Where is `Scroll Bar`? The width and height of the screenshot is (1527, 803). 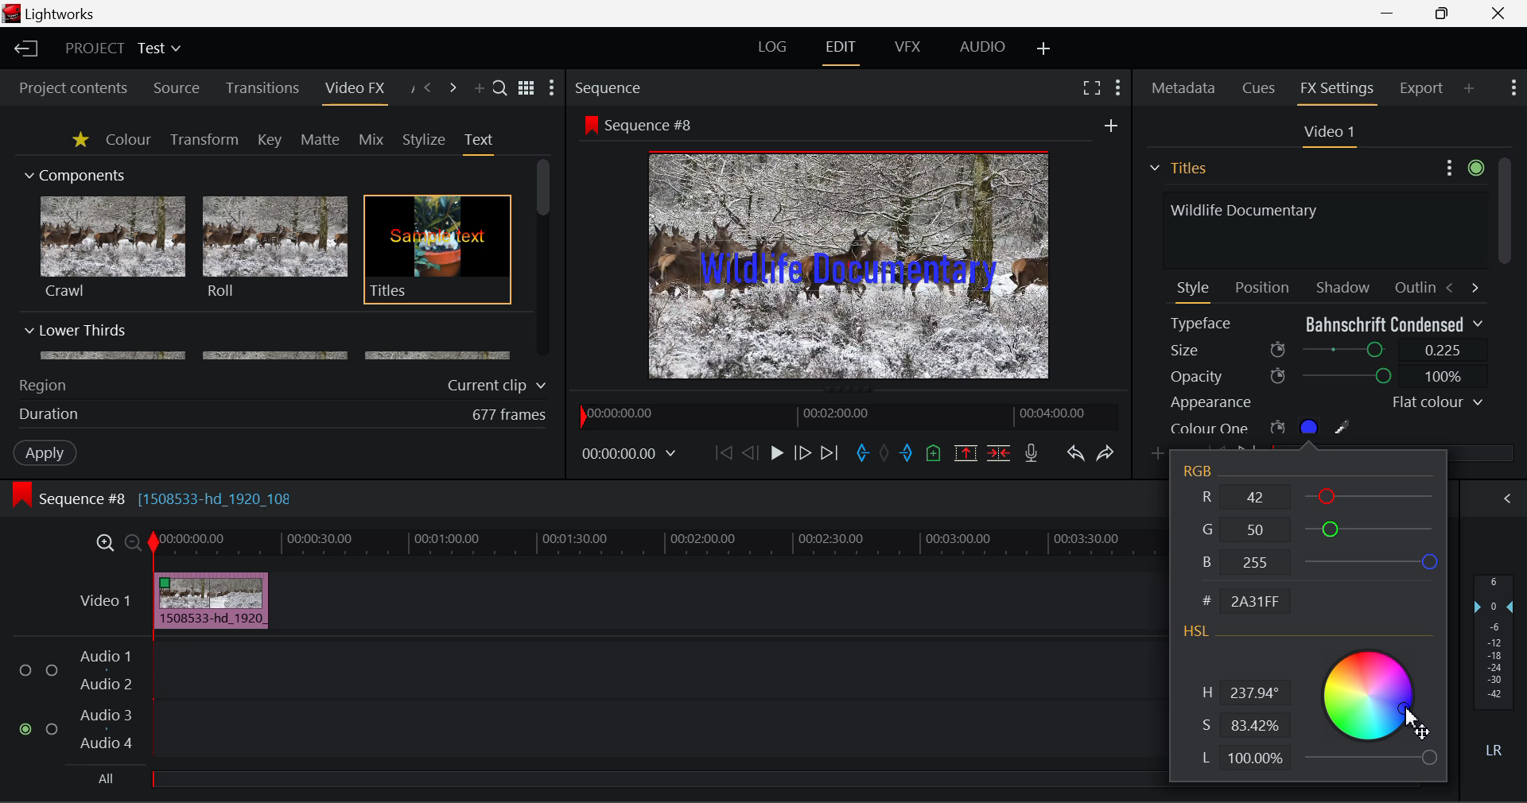 Scroll Bar is located at coordinates (544, 260).